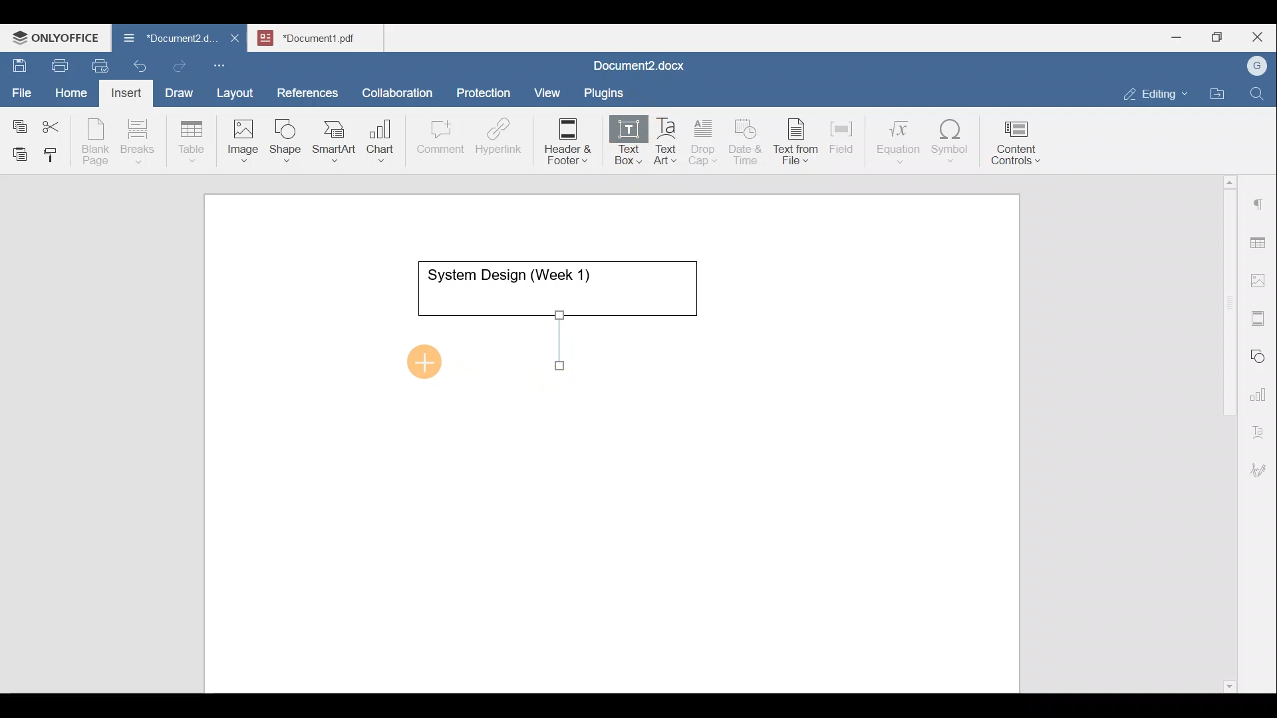 Image resolution: width=1277 pixels, height=718 pixels. What do you see at coordinates (950, 145) in the screenshot?
I see `Symbol` at bounding box center [950, 145].